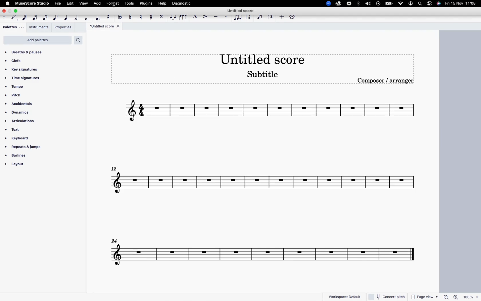 This screenshot has height=301, width=481. What do you see at coordinates (384, 82) in the screenshot?
I see `composer / arranger` at bounding box center [384, 82].